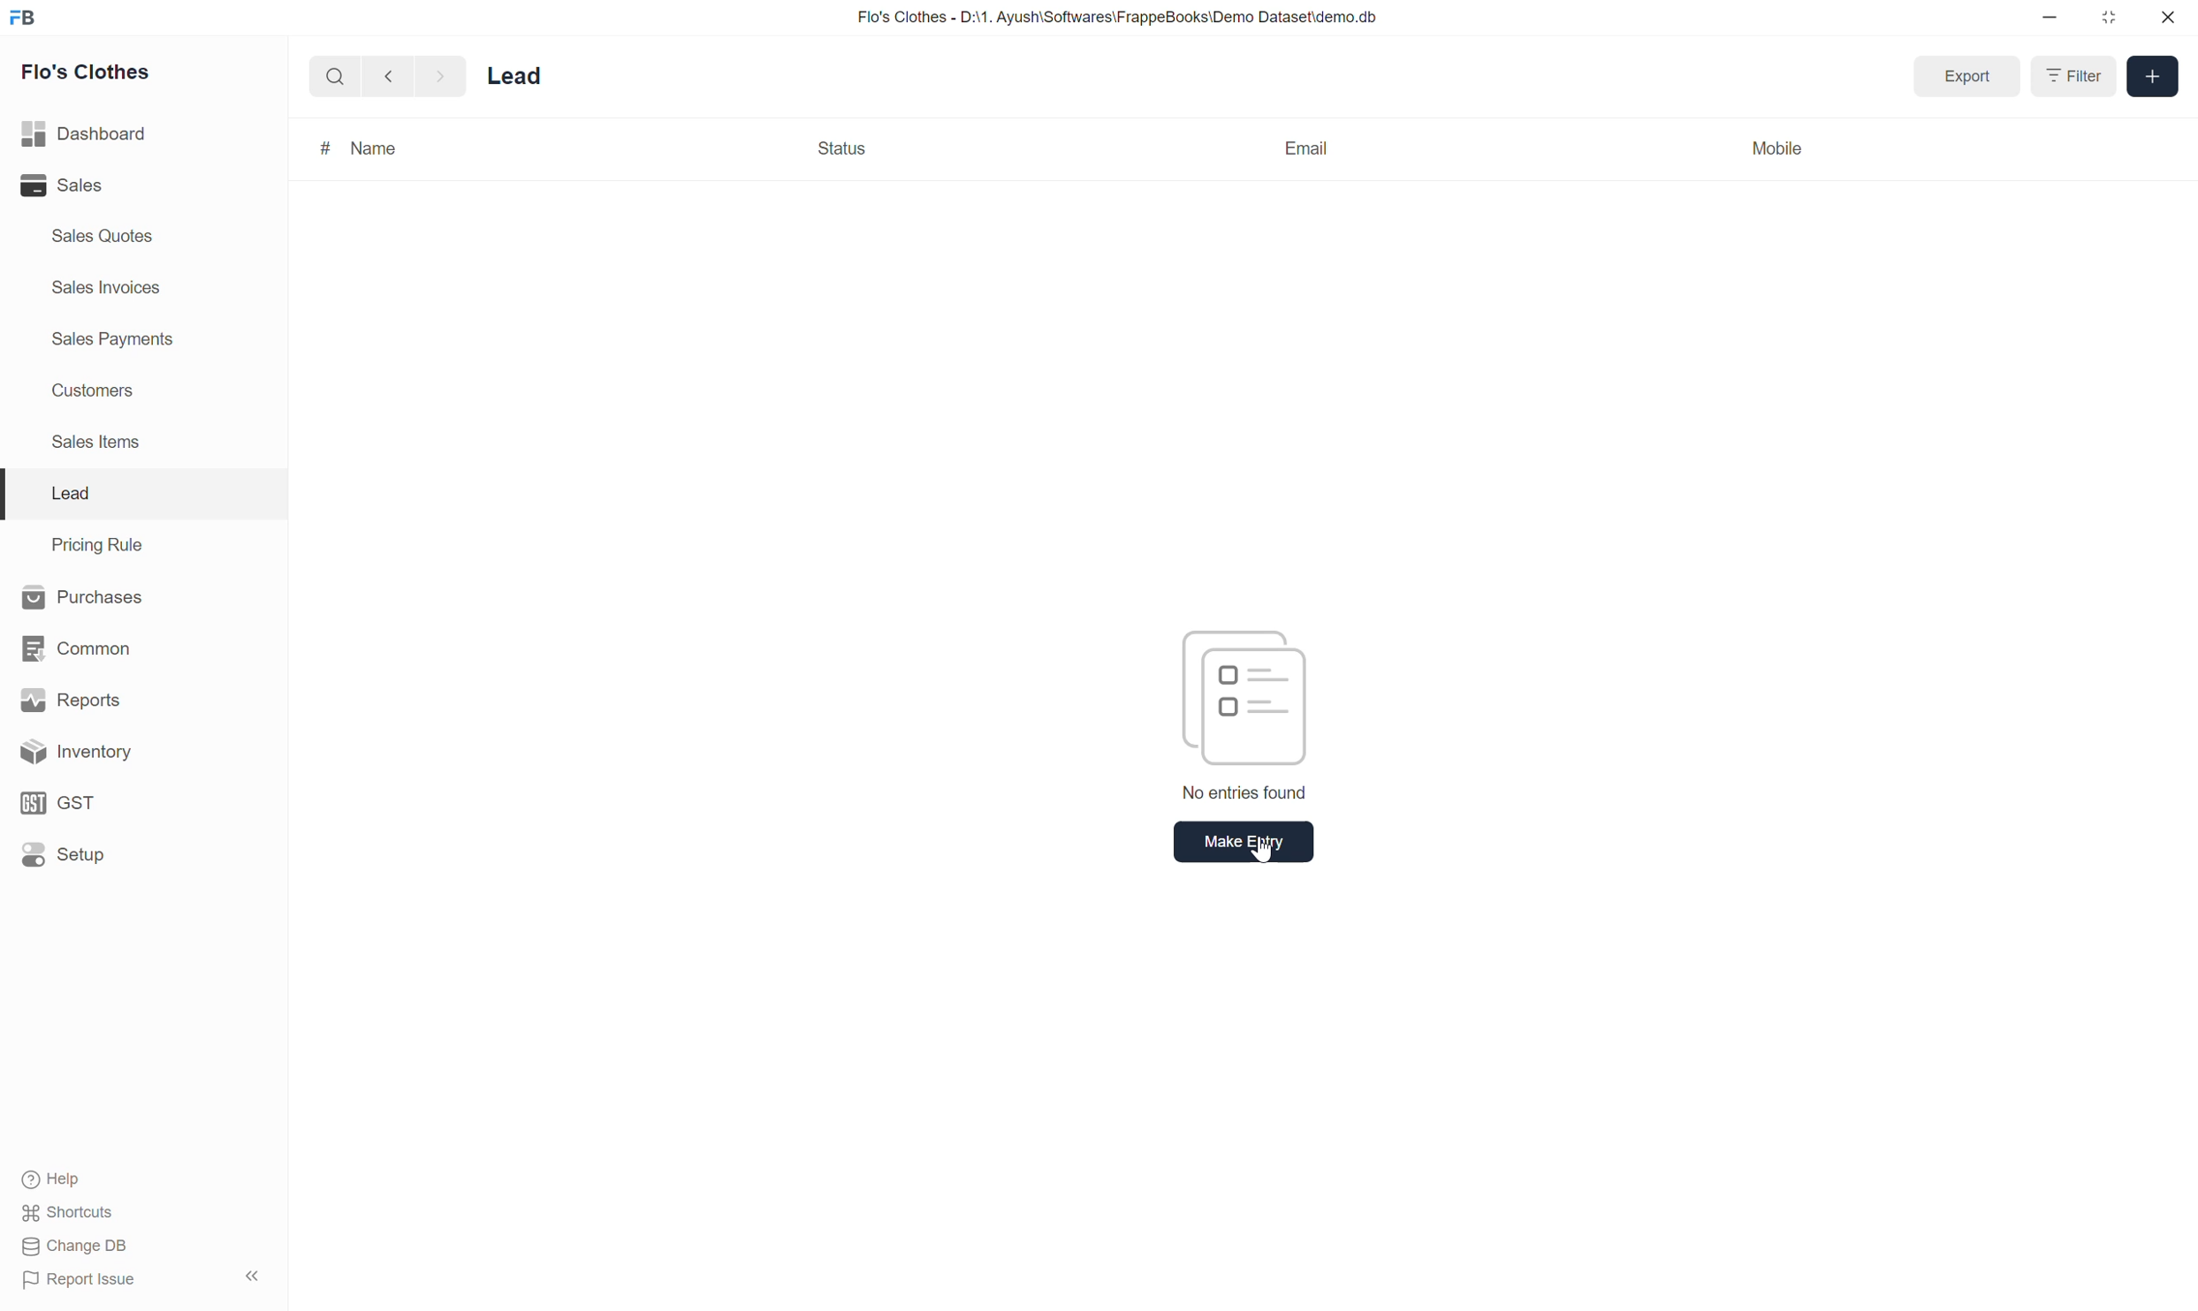  I want to click on close down, so click(2111, 16).